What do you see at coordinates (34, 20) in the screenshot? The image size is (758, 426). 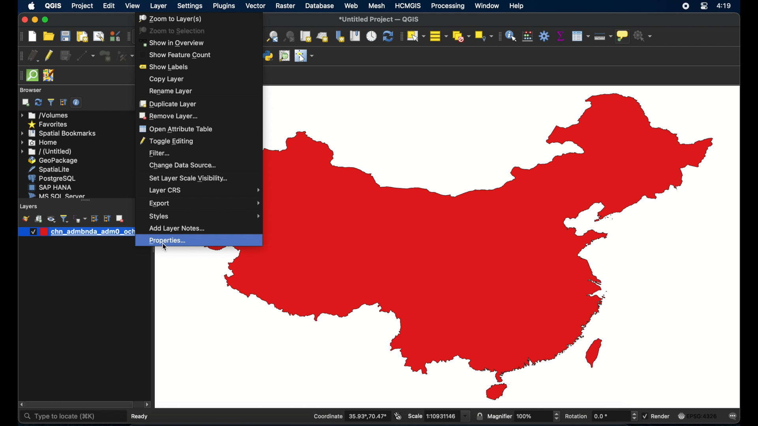 I see `minimize ` at bounding box center [34, 20].